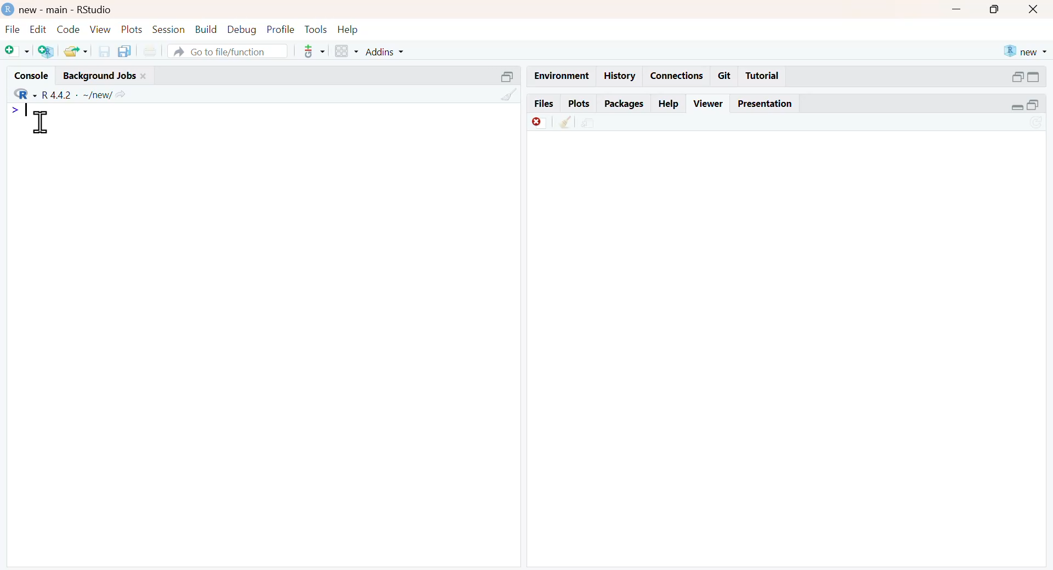 This screenshot has height=570, width=1053. Describe the element at coordinates (710, 102) in the screenshot. I see `Viewer` at that location.